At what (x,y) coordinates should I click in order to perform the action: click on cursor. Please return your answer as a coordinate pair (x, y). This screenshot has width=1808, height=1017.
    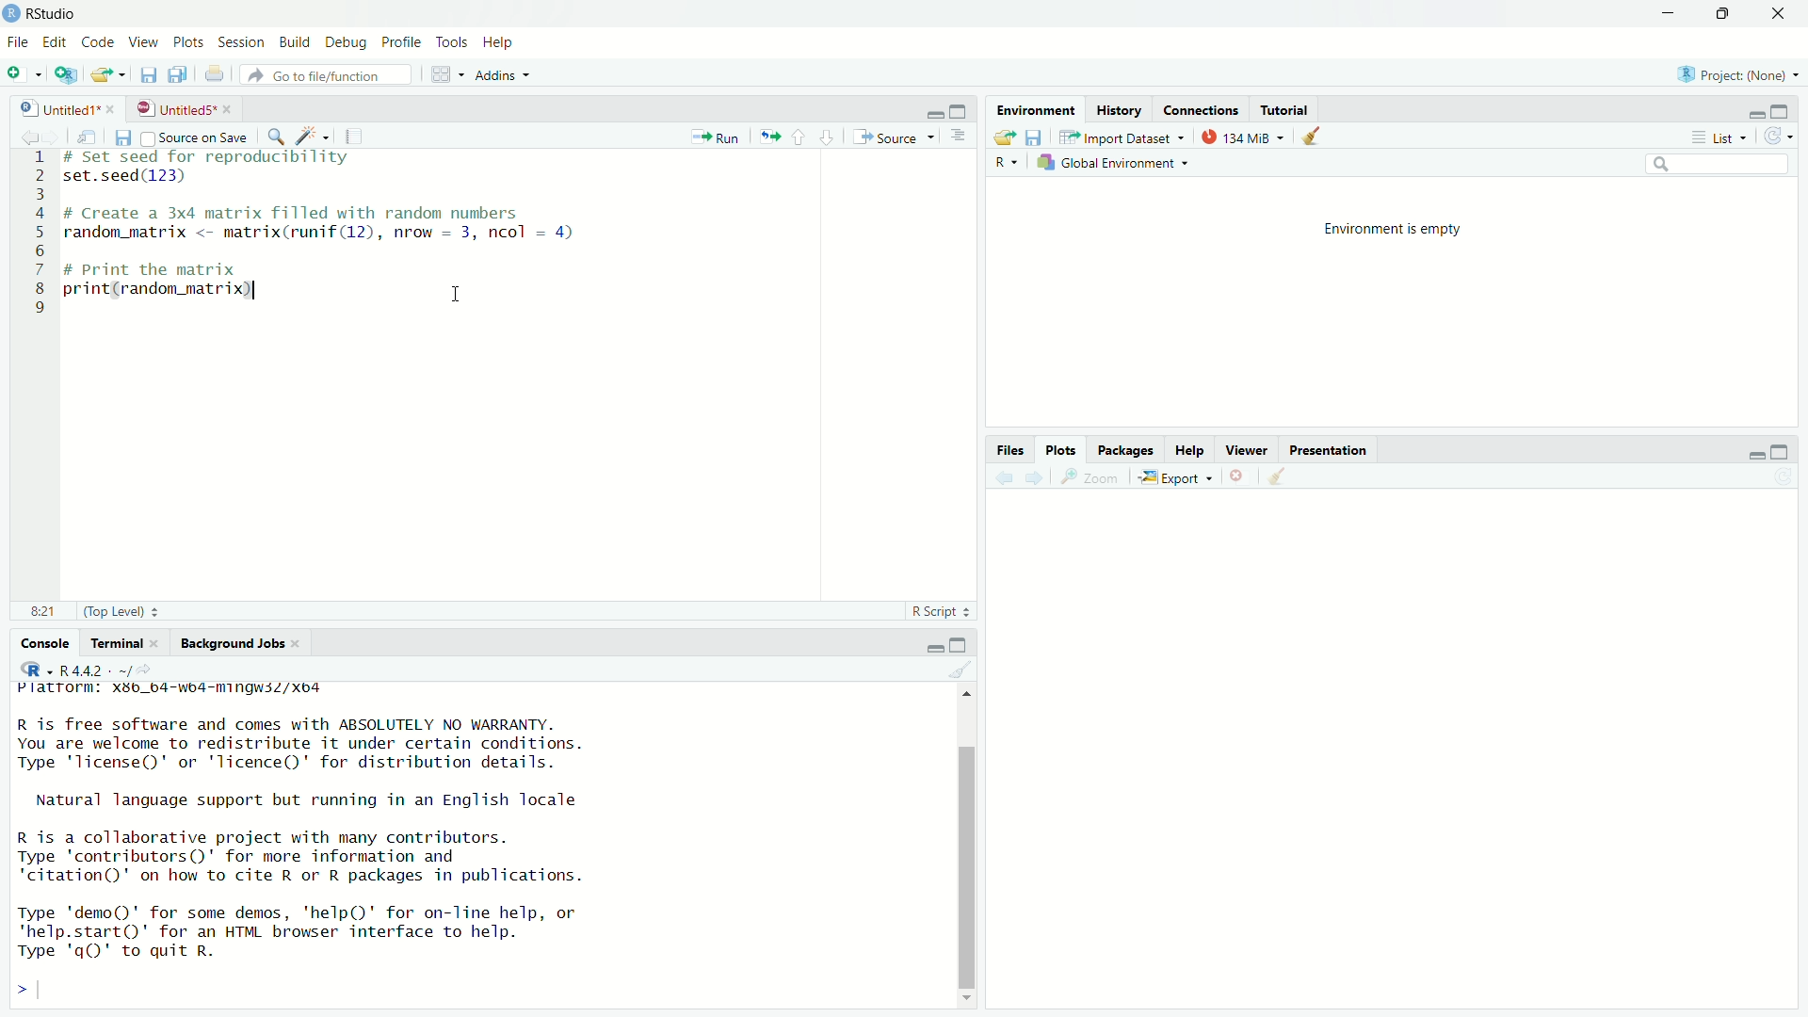
    Looking at the image, I should click on (458, 299).